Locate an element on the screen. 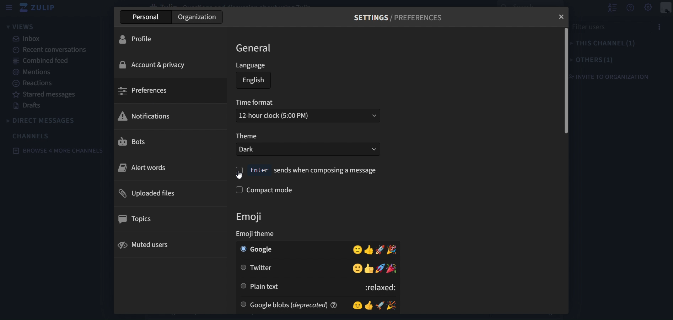 Image resolution: width=673 pixels, height=320 pixels. setting is located at coordinates (647, 8).